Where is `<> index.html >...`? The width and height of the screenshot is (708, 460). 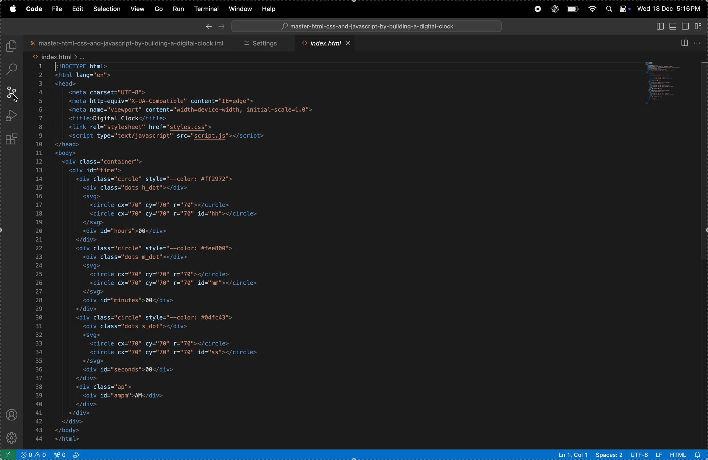
<> index.html >... is located at coordinates (58, 56).